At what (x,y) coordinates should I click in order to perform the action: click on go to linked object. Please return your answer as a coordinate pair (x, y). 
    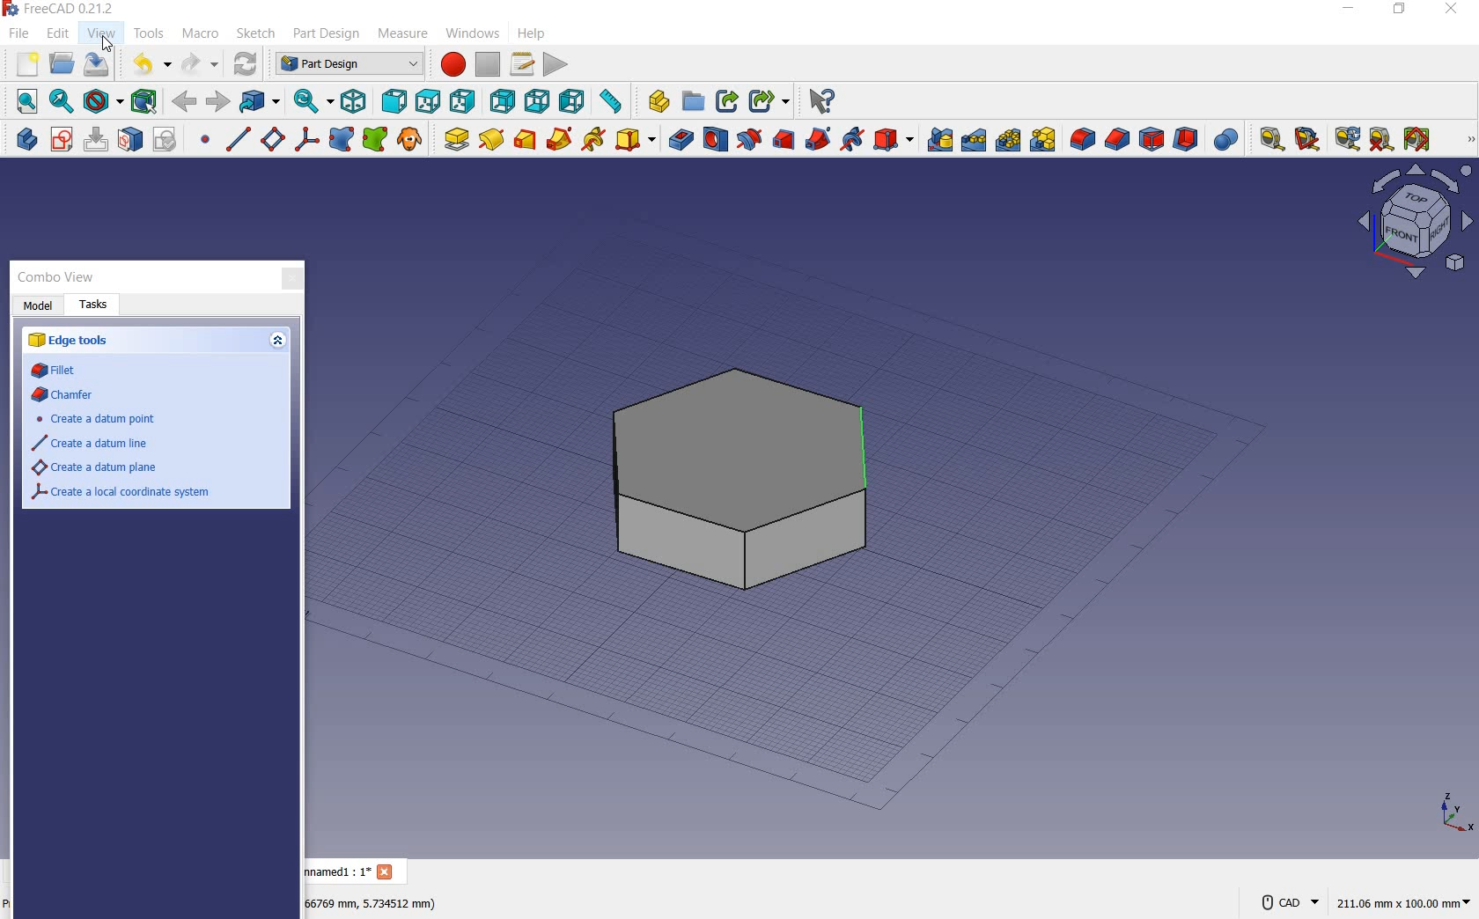
    Looking at the image, I should click on (261, 102).